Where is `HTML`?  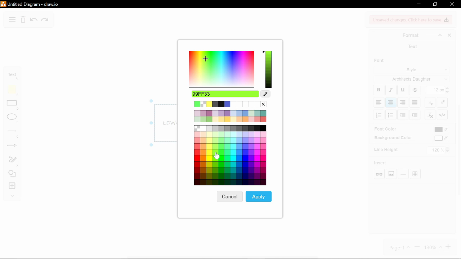
HTML is located at coordinates (443, 115).